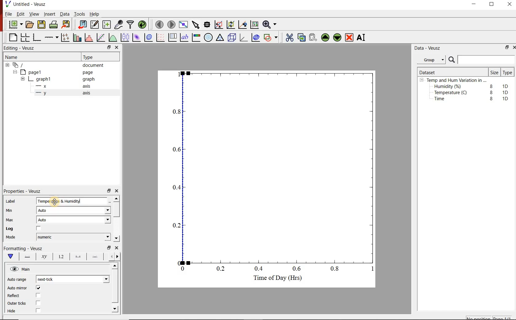 This screenshot has height=320, width=516. I want to click on 0.2, so click(176, 225).